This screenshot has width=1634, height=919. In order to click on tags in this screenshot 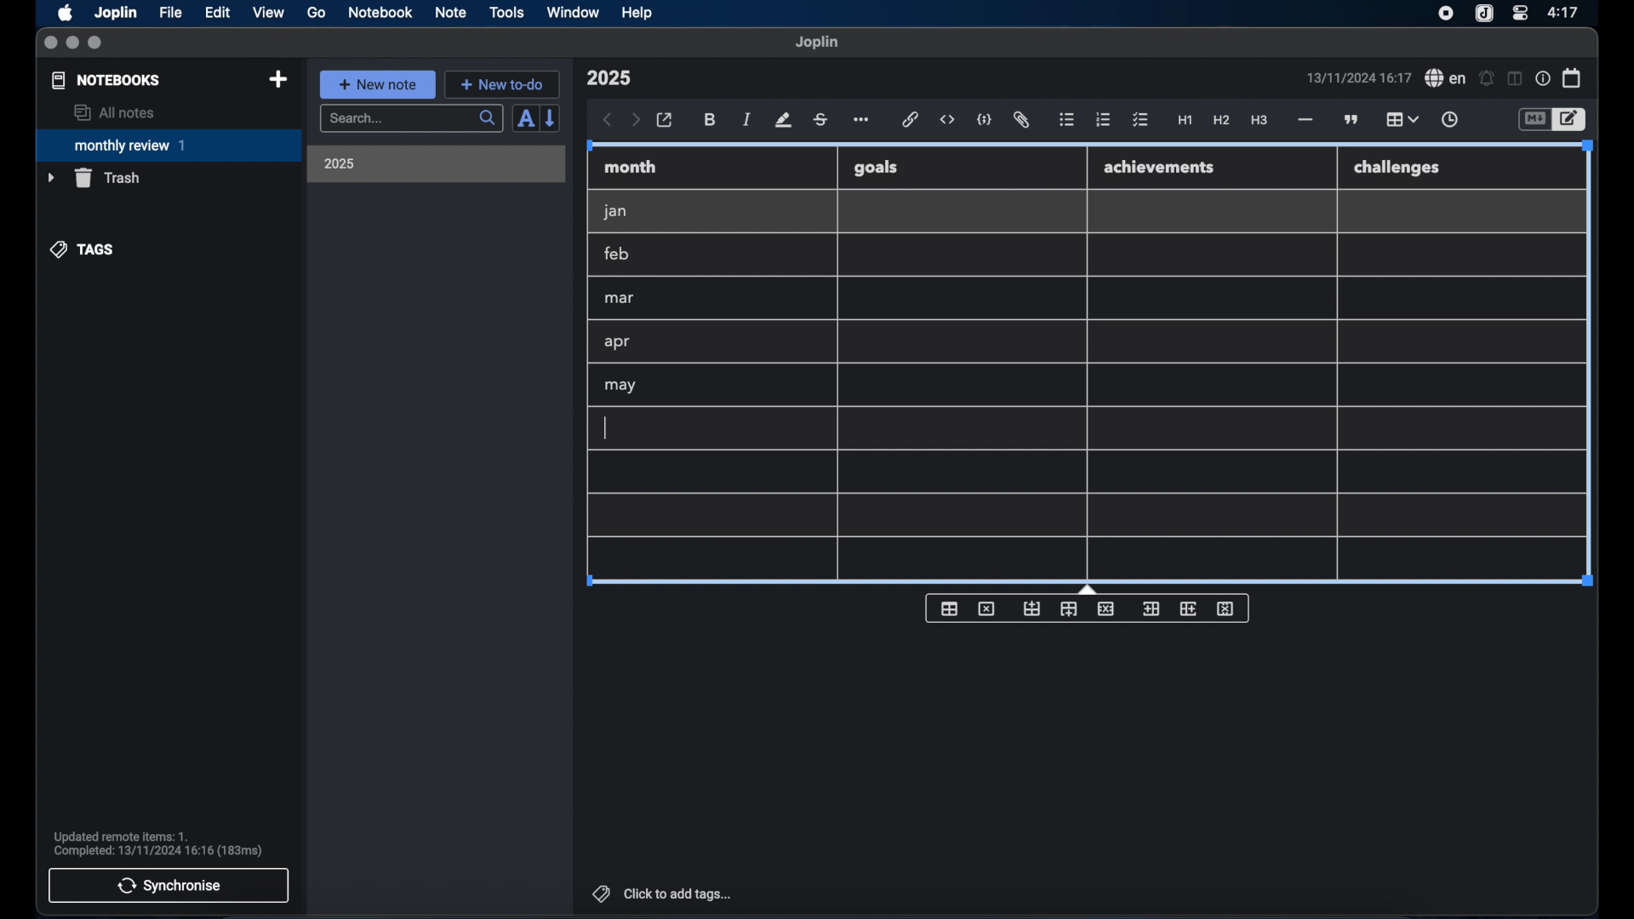, I will do `click(83, 249)`.